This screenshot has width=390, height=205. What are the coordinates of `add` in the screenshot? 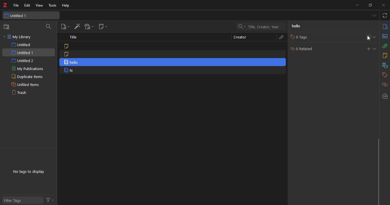 It's located at (368, 36).